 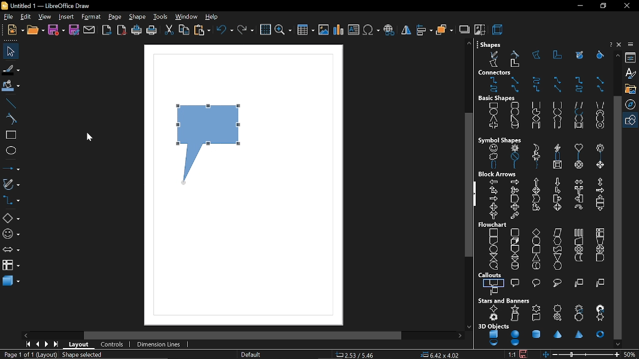 I want to click on insert hyperlink, so click(x=389, y=30).